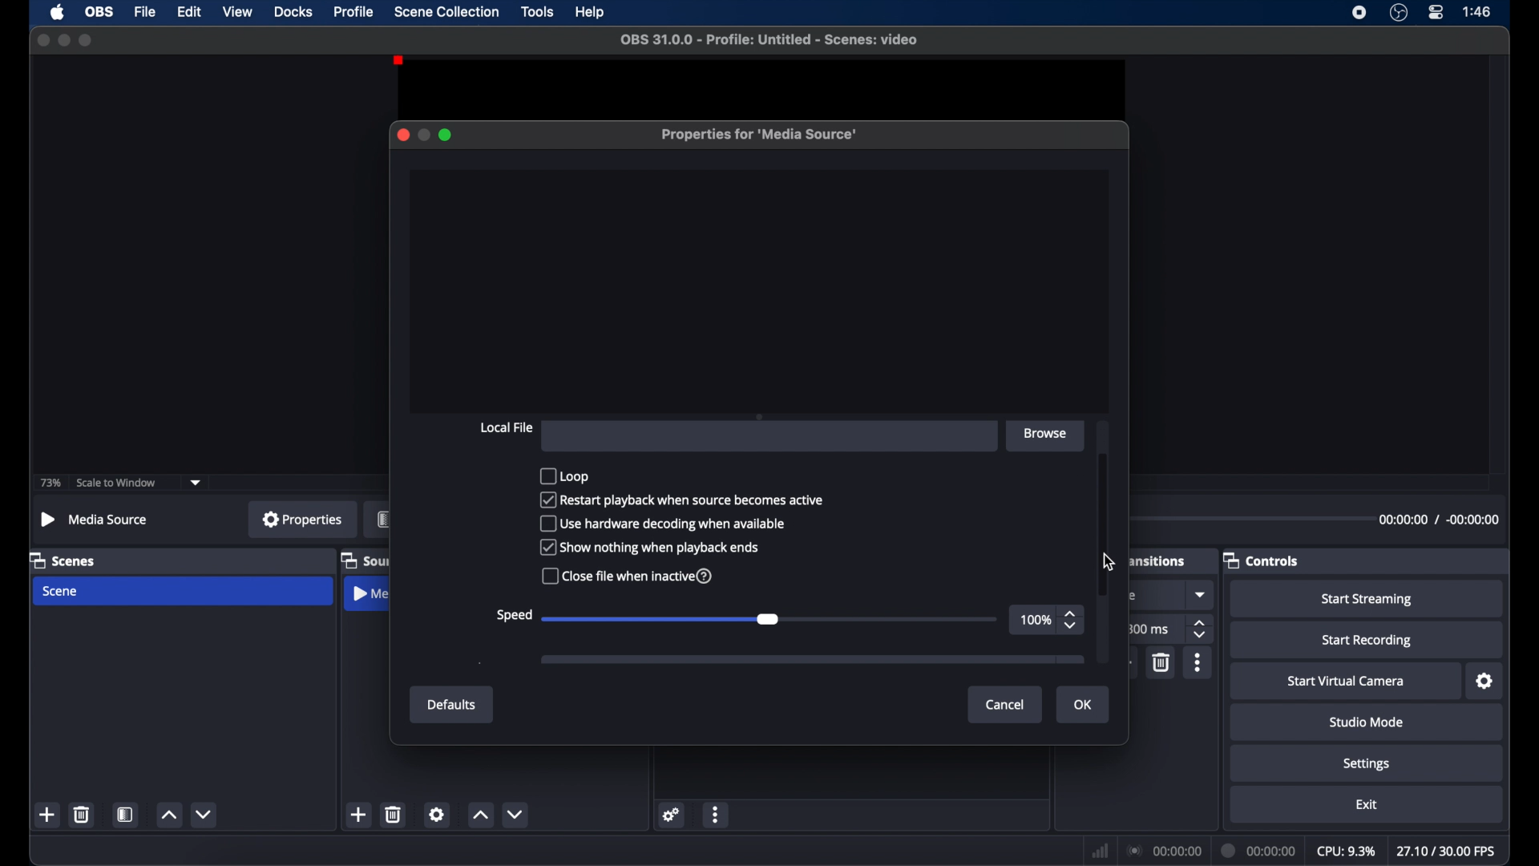 The image size is (1539, 866). Describe the element at coordinates (1109, 562) in the screenshot. I see `cursor` at that location.